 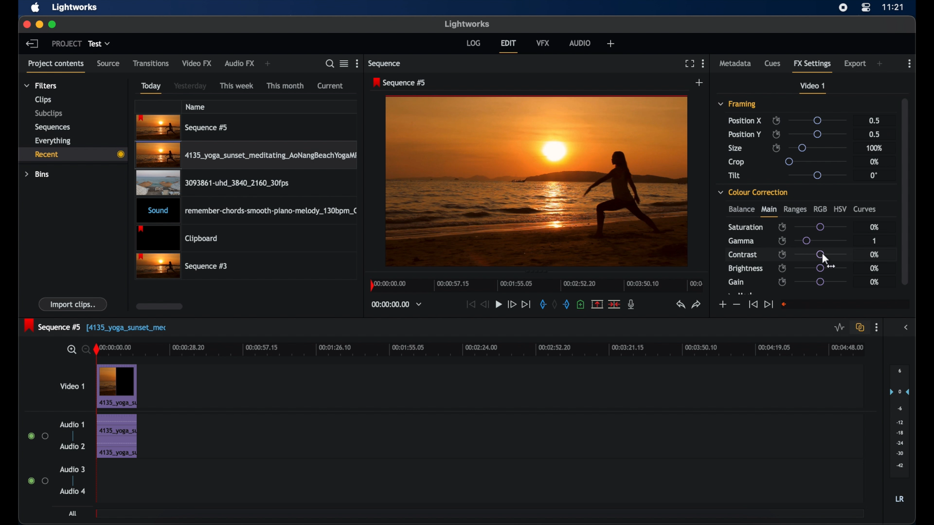 I want to click on recent, so click(x=72, y=155).